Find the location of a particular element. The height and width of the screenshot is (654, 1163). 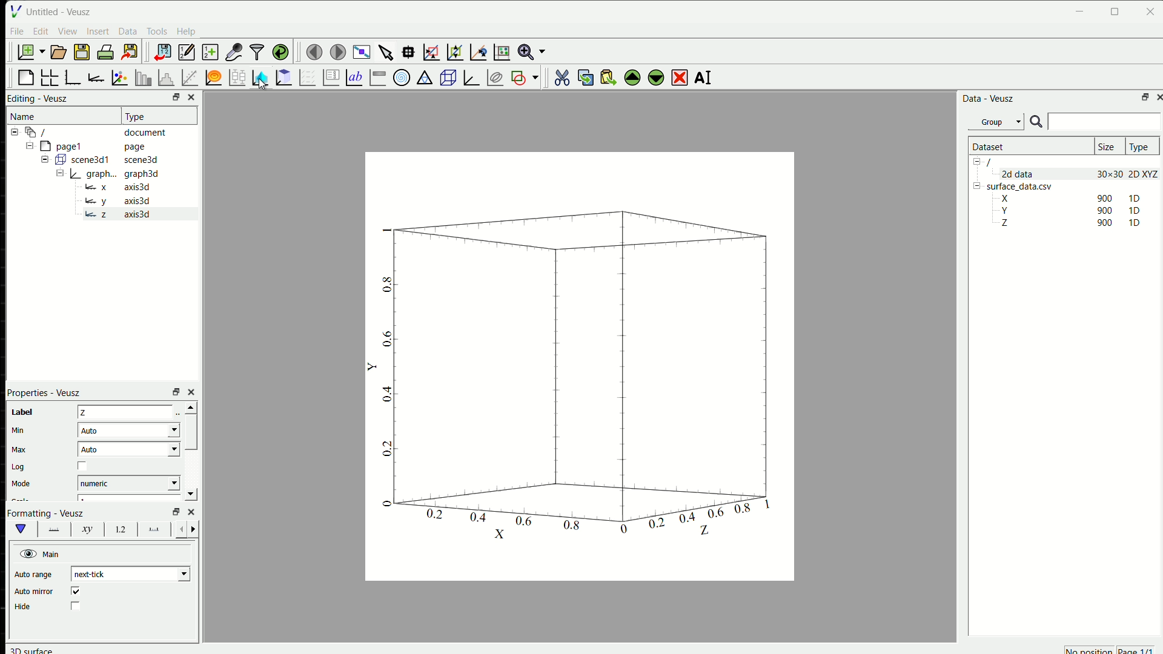

paste widget from the clipboard is located at coordinates (610, 77).